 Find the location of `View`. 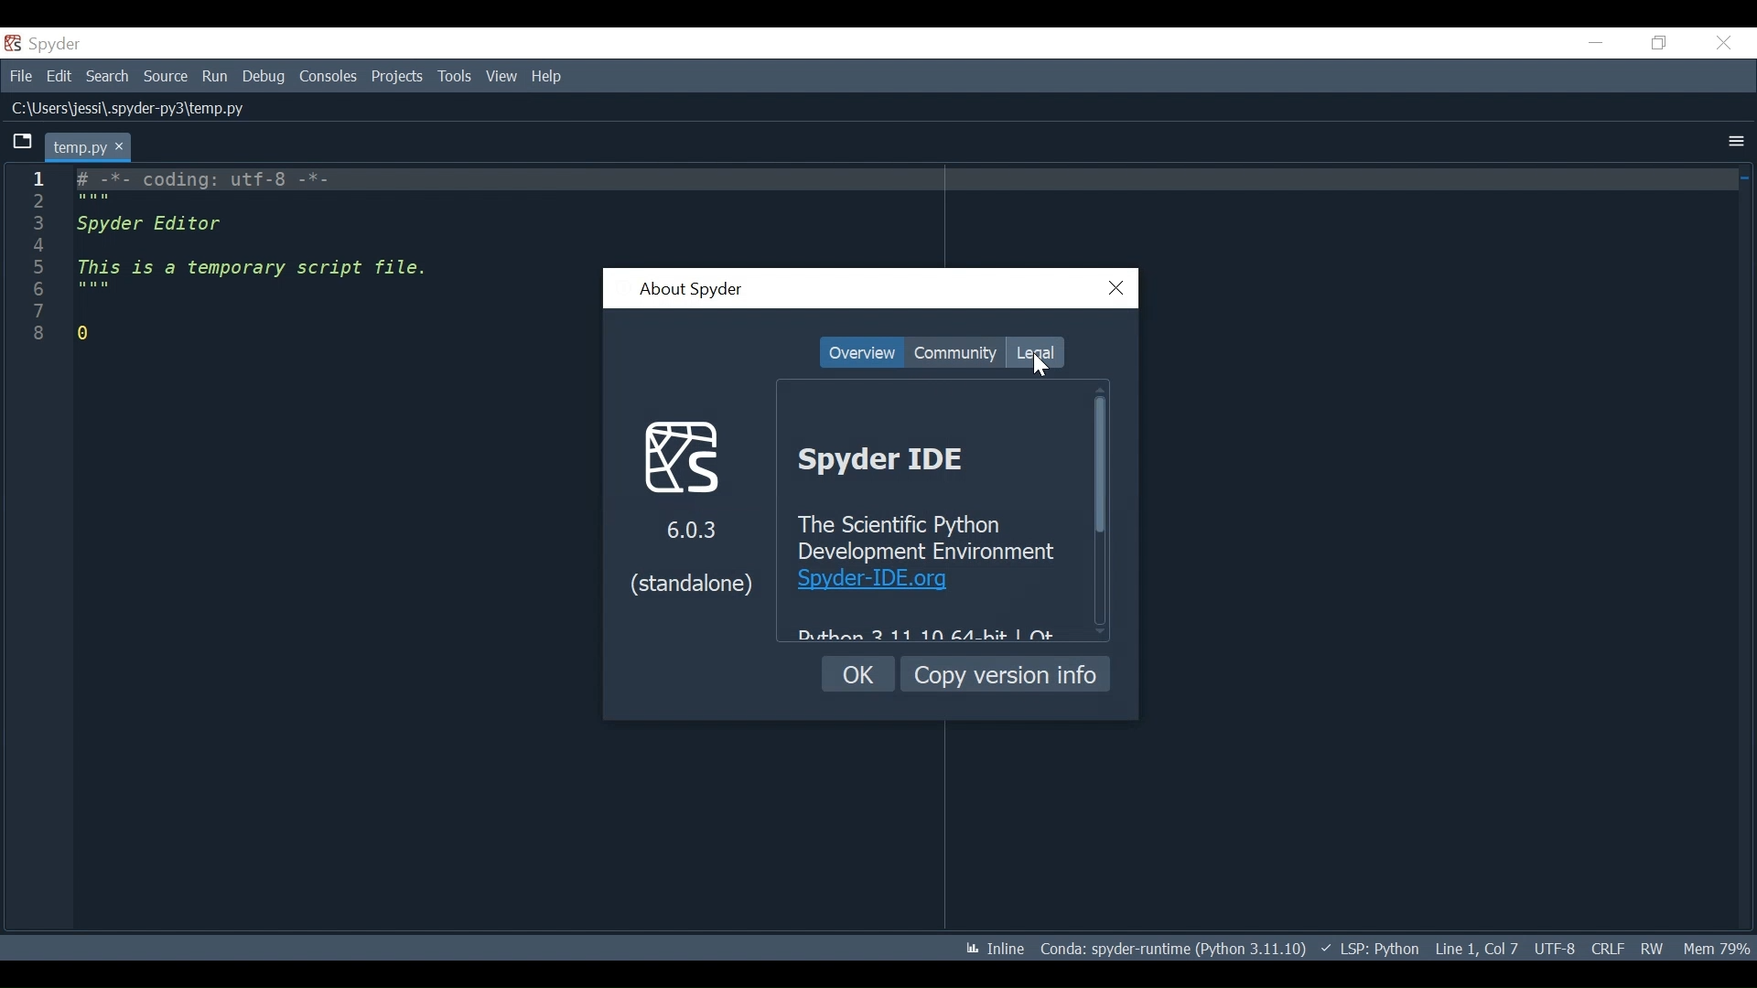

View is located at coordinates (501, 76).